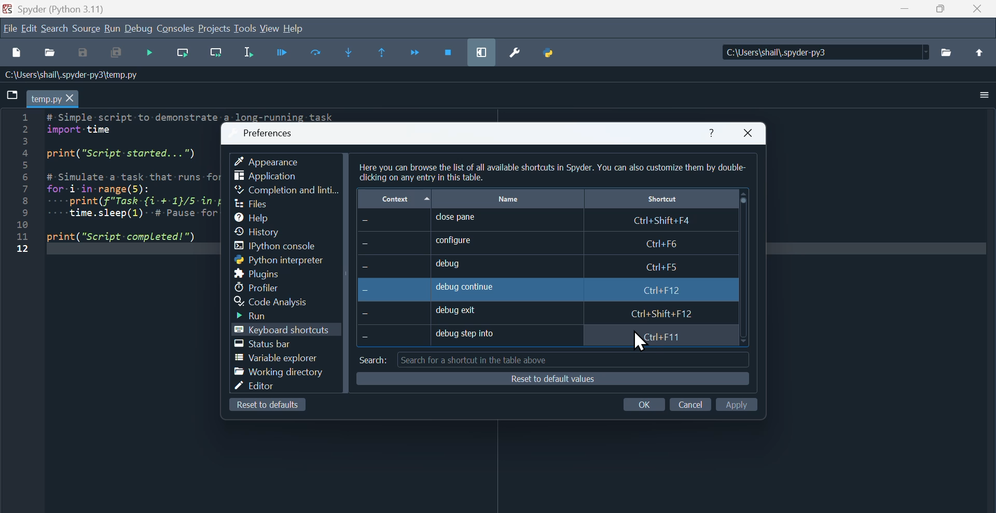 The height and width of the screenshot is (513, 996). What do you see at coordinates (540, 221) in the screenshot?
I see `dose pane` at bounding box center [540, 221].